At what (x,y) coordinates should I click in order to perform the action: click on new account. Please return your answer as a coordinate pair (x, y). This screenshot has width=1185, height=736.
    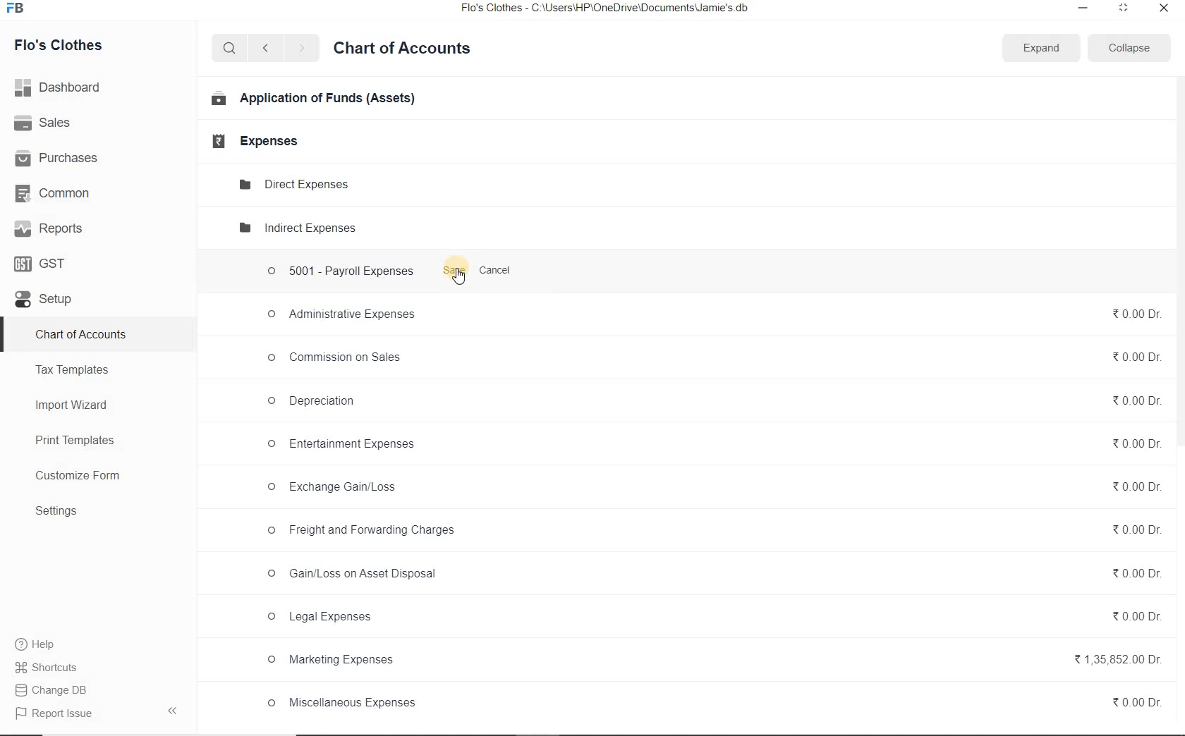
    Looking at the image, I should click on (460, 278).